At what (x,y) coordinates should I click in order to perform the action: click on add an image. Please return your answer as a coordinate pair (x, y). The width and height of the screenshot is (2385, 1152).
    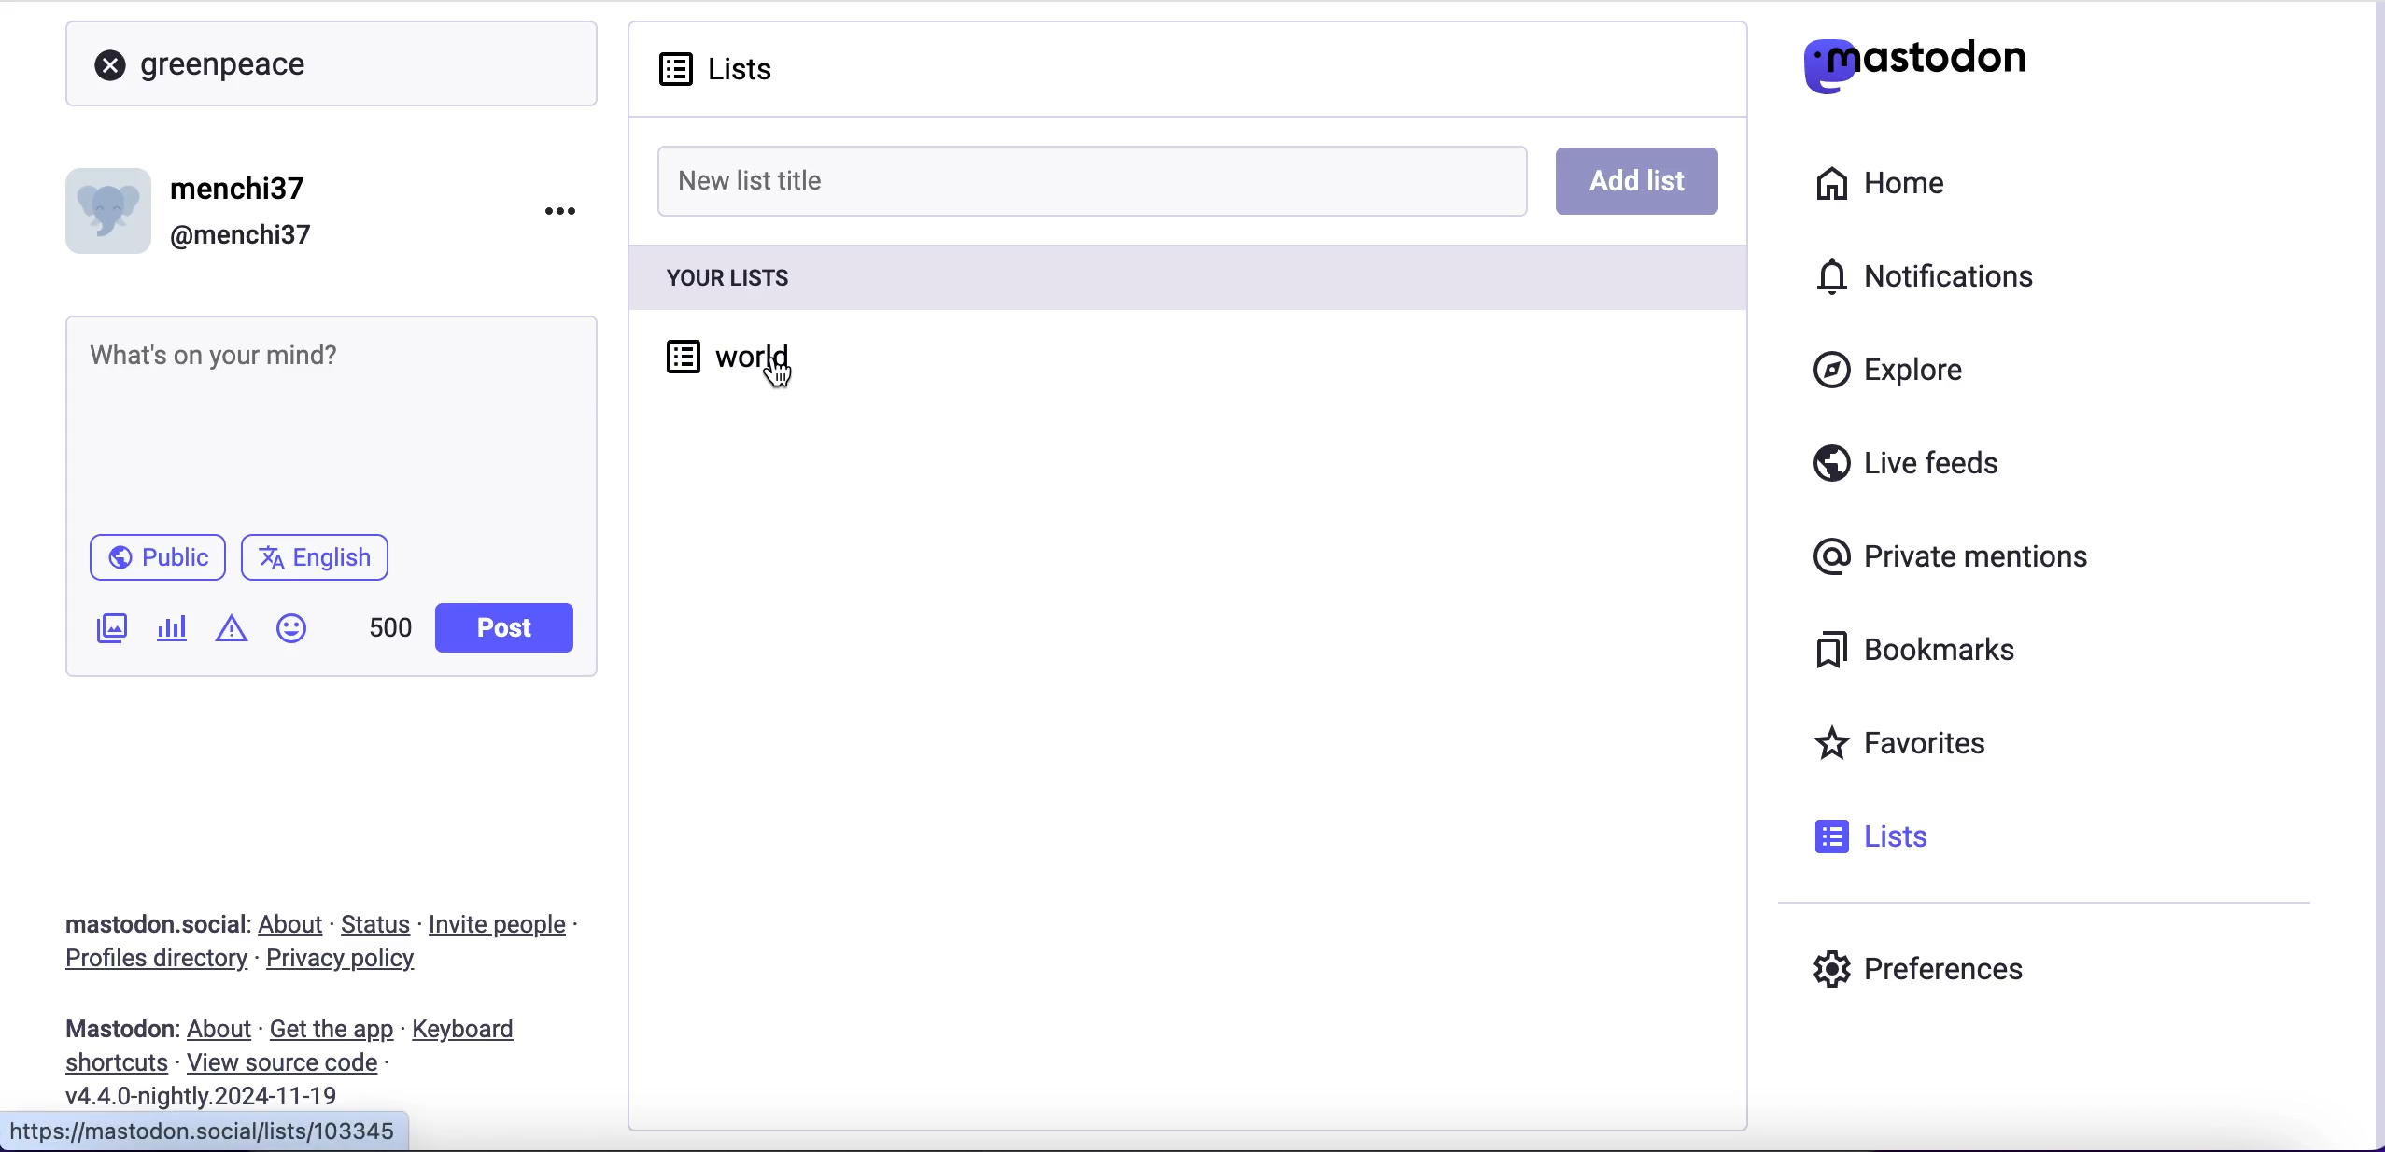
    Looking at the image, I should click on (109, 628).